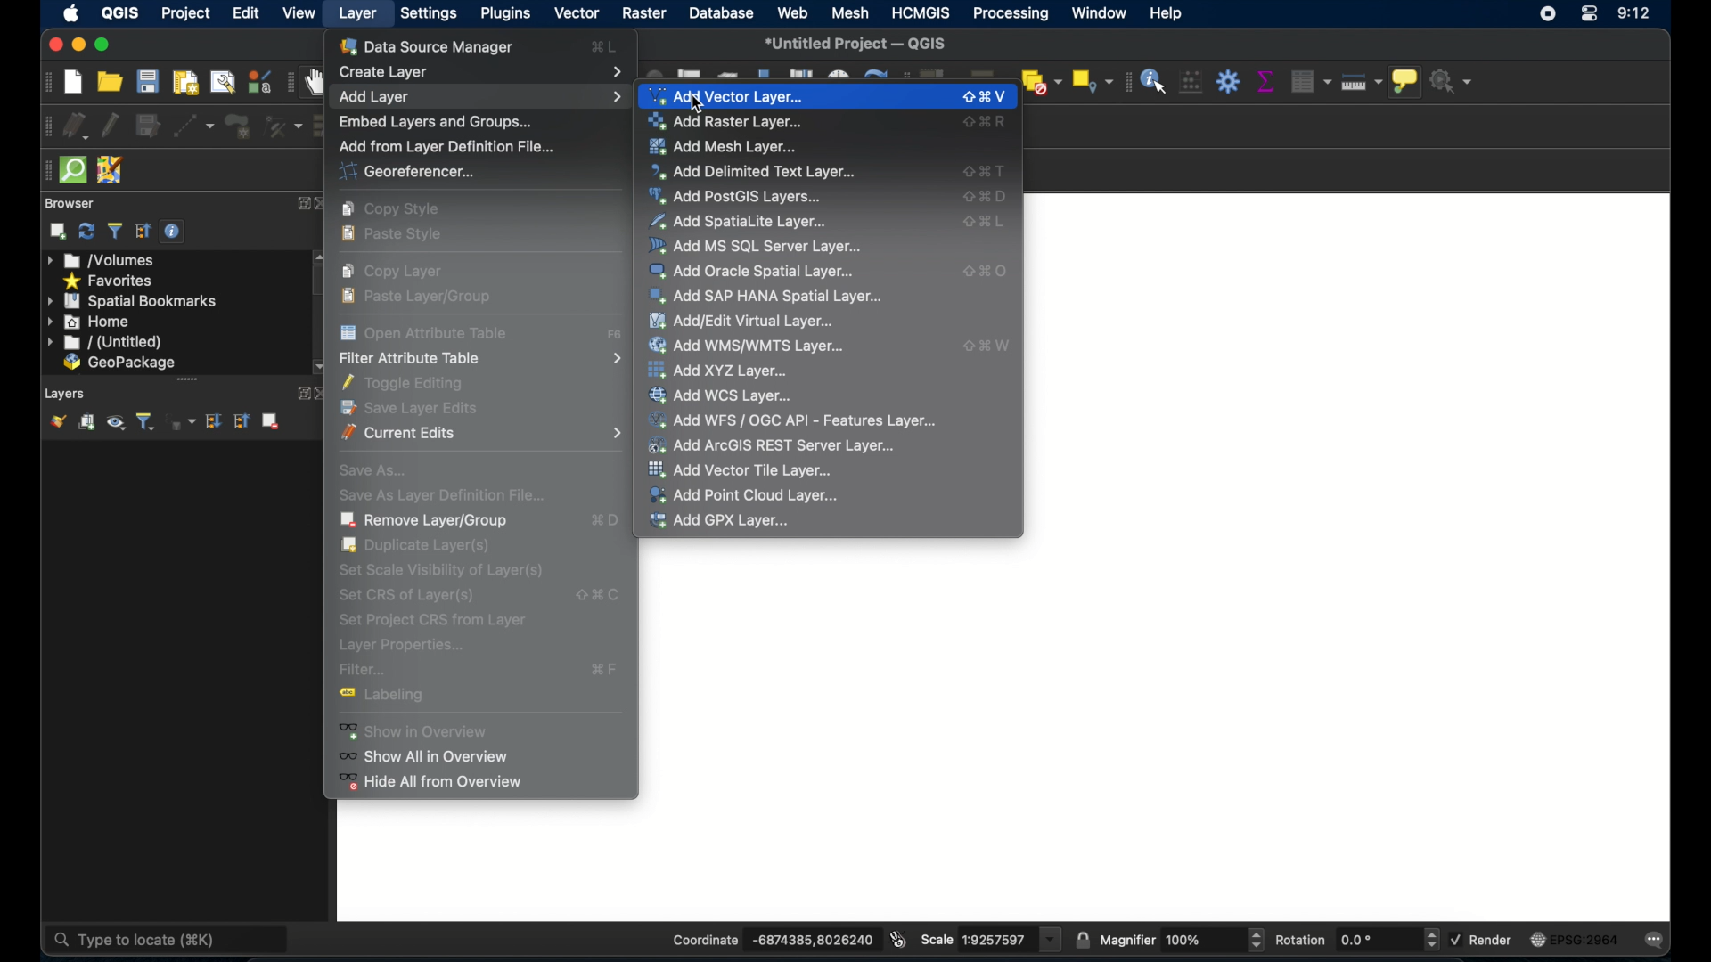 Image resolution: width=1711 pixels, height=962 pixels. I want to click on window, so click(1099, 15).